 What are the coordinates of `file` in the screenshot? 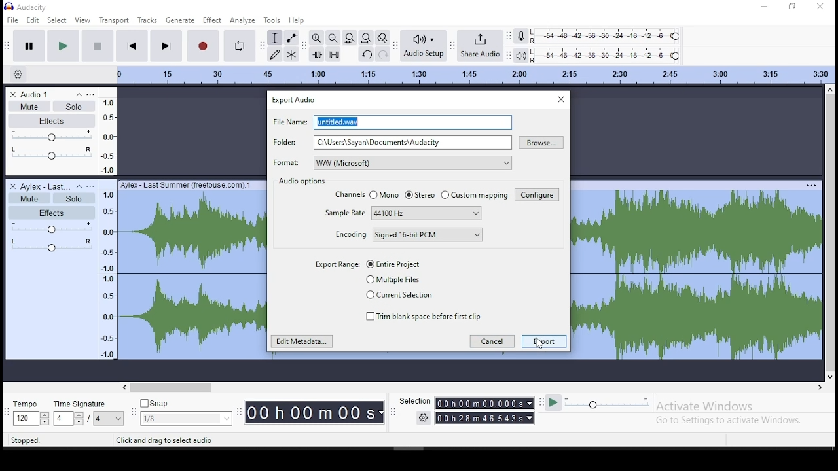 It's located at (12, 20).